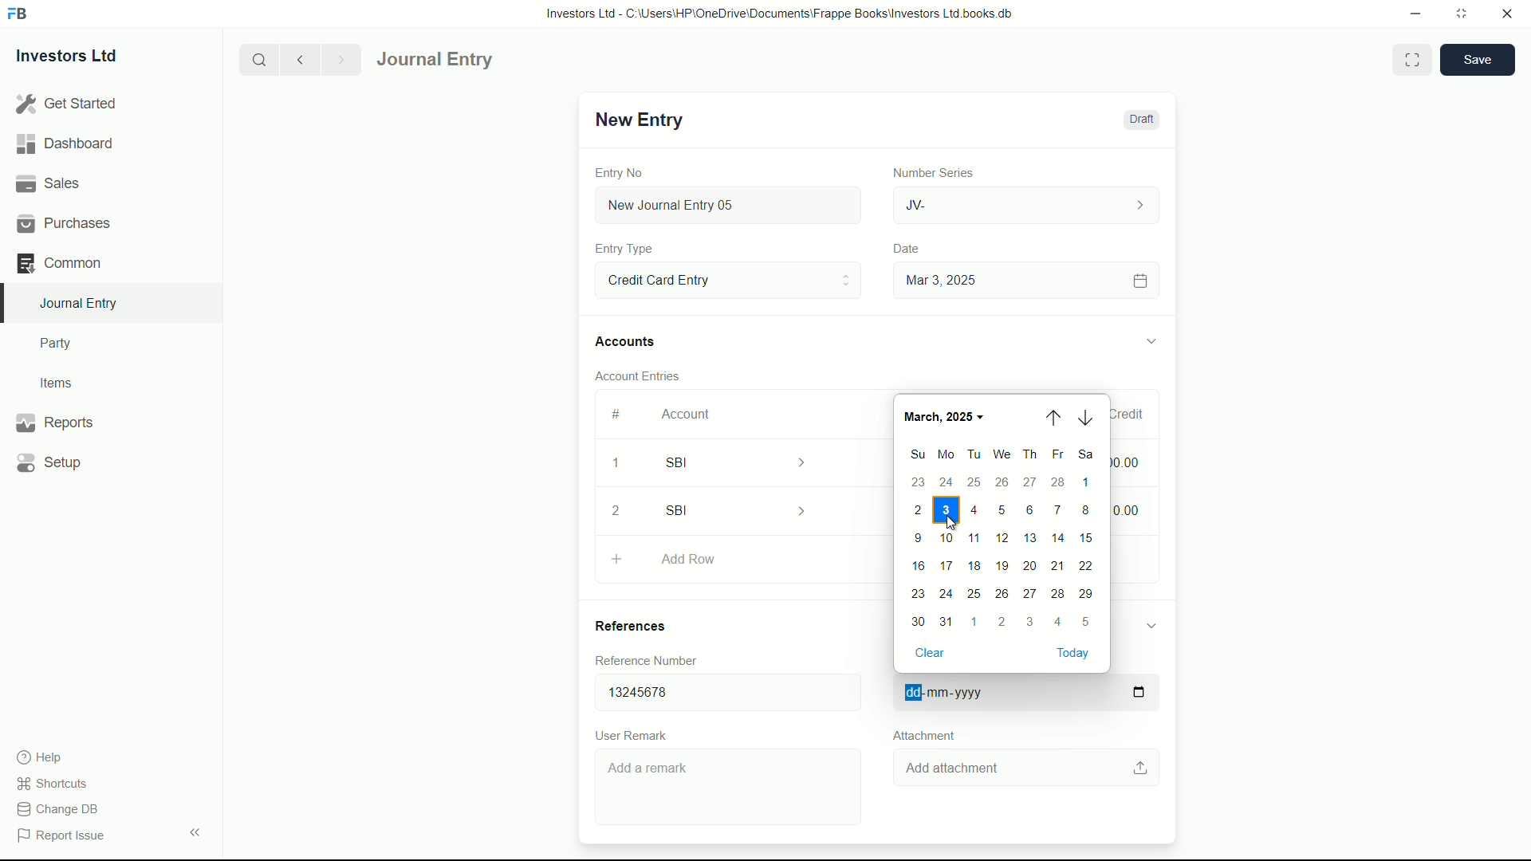 This screenshot has height=861, width=1531. I want to click on search, so click(258, 58).